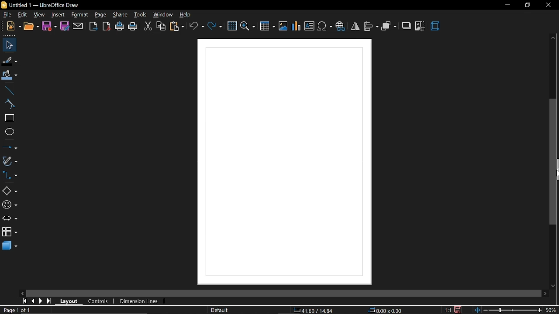  Describe the element at coordinates (161, 26) in the screenshot. I see `copy` at that location.